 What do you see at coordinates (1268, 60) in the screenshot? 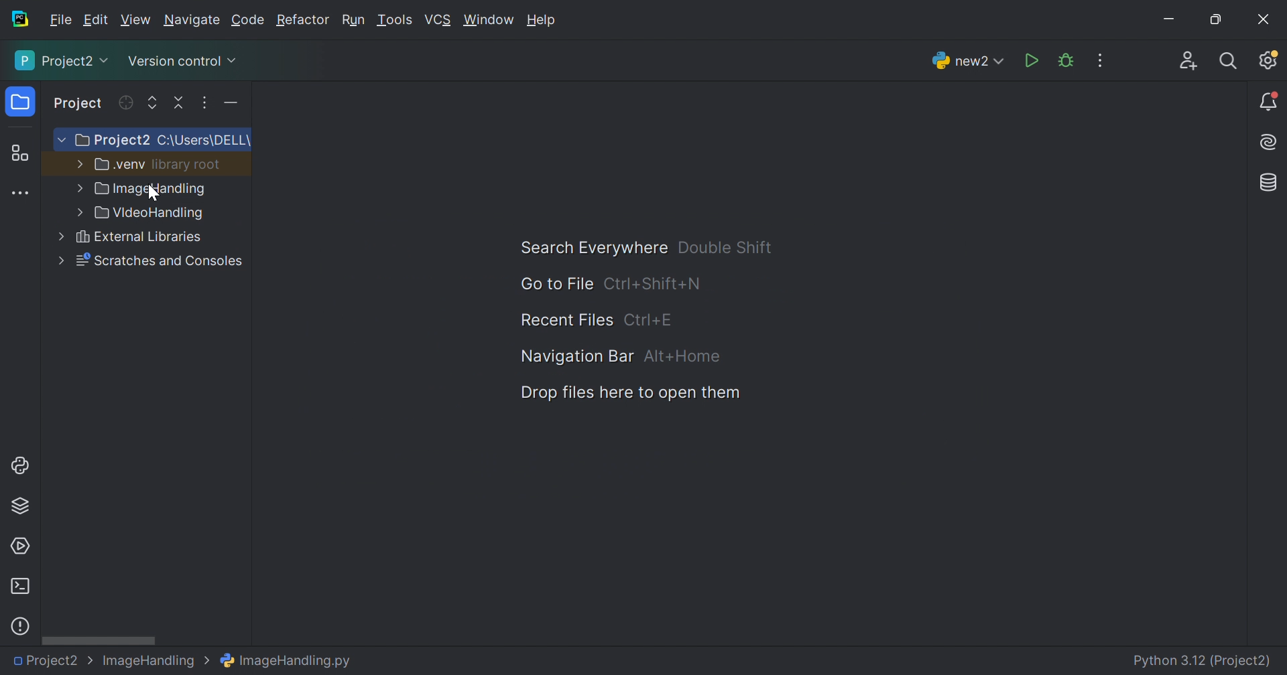
I see `Updates available. IDE and Project Settings.` at bounding box center [1268, 60].